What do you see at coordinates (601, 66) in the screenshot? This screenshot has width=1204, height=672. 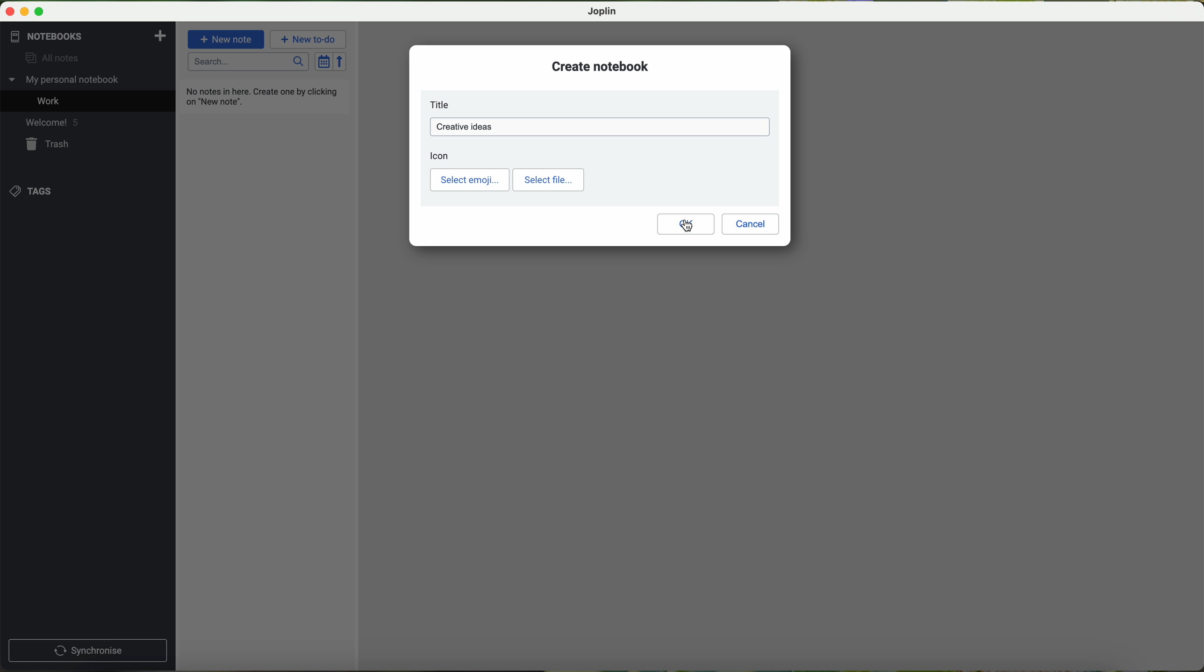 I see `create notebook` at bounding box center [601, 66].